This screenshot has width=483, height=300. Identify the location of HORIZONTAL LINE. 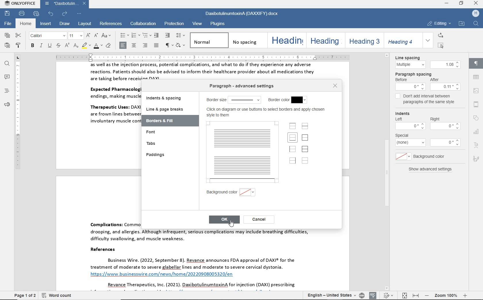
(244, 178).